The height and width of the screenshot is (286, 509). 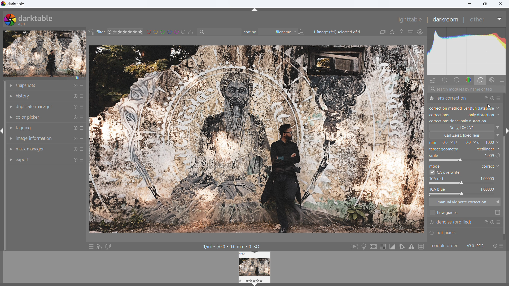 I want to click on filter images by color level, so click(x=170, y=32).